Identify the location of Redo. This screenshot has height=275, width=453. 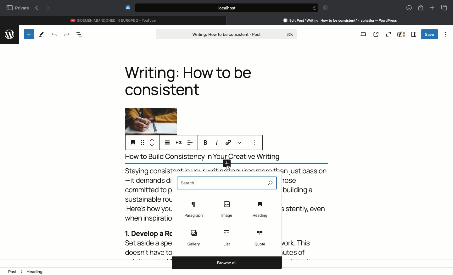
(67, 34).